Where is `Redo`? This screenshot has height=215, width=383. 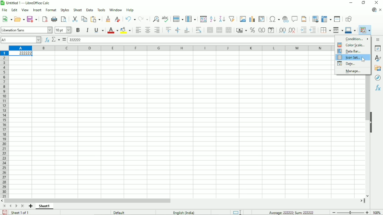 Redo is located at coordinates (144, 19).